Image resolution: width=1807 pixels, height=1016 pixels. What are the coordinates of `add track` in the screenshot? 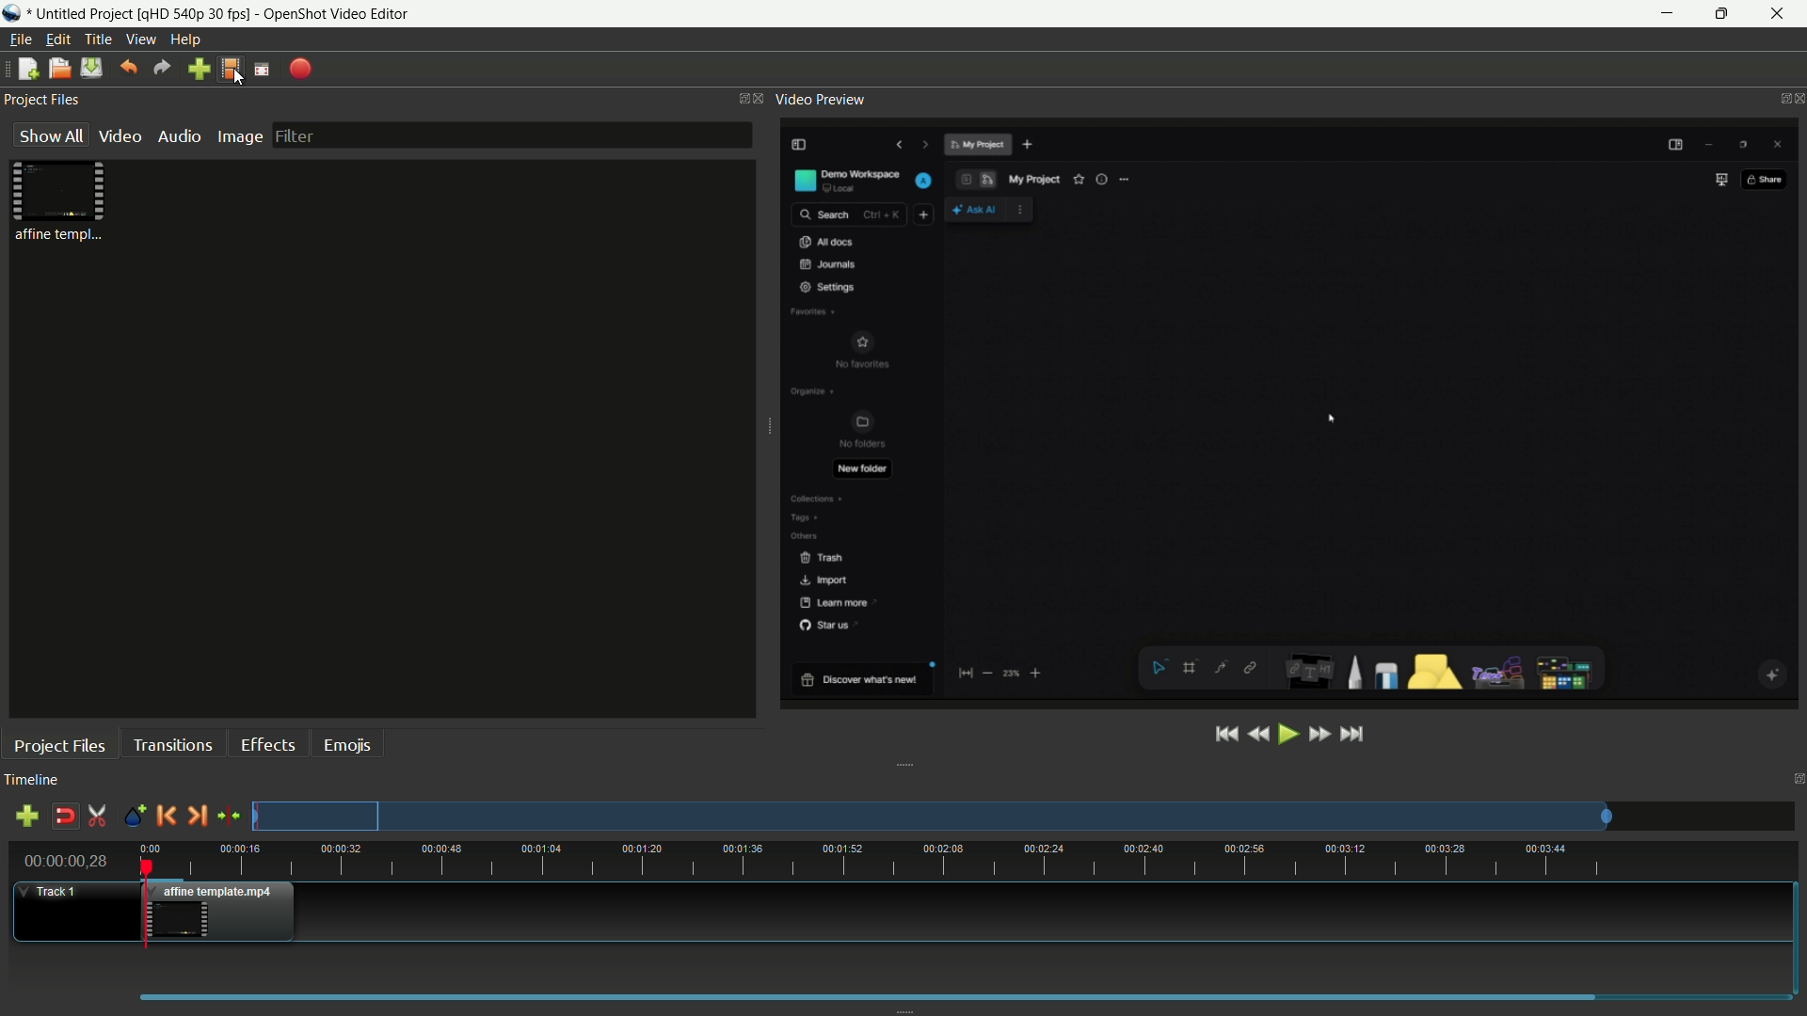 It's located at (30, 816).